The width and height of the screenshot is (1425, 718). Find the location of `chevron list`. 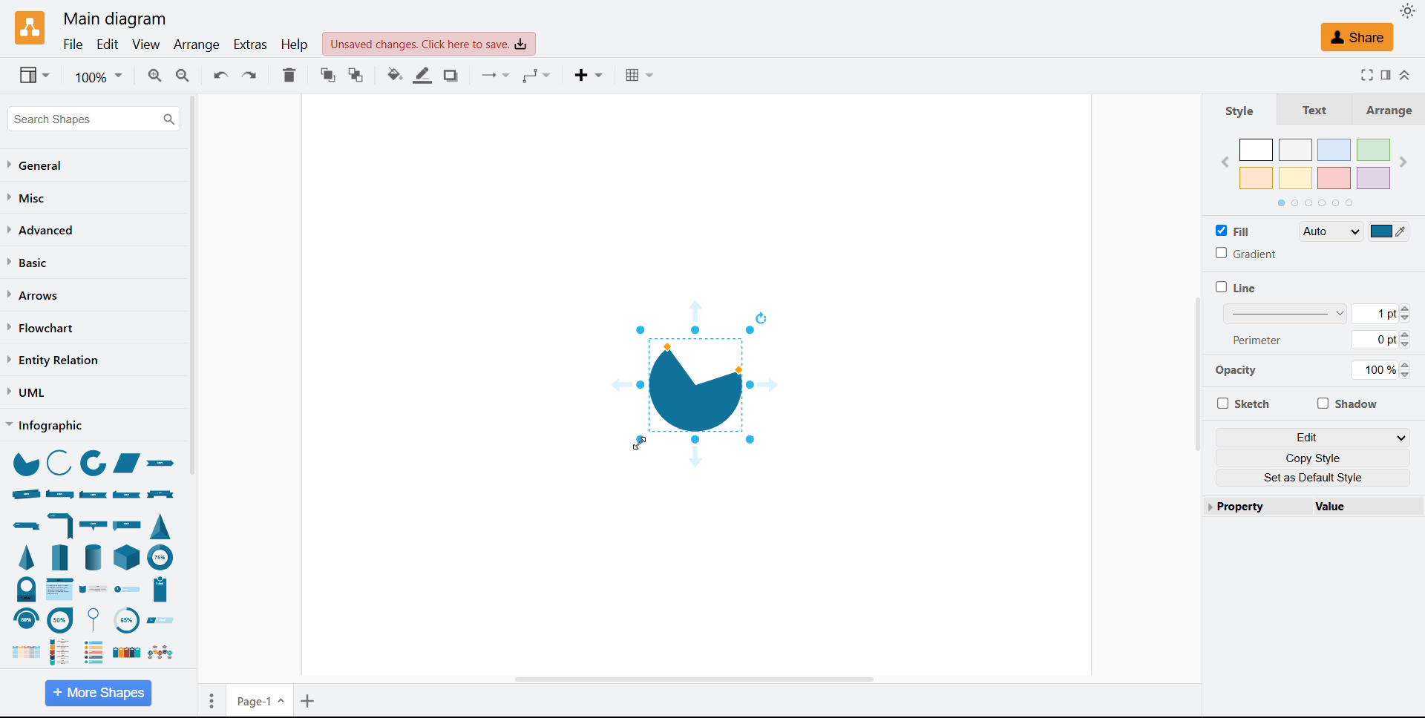

chevron list is located at coordinates (61, 589).